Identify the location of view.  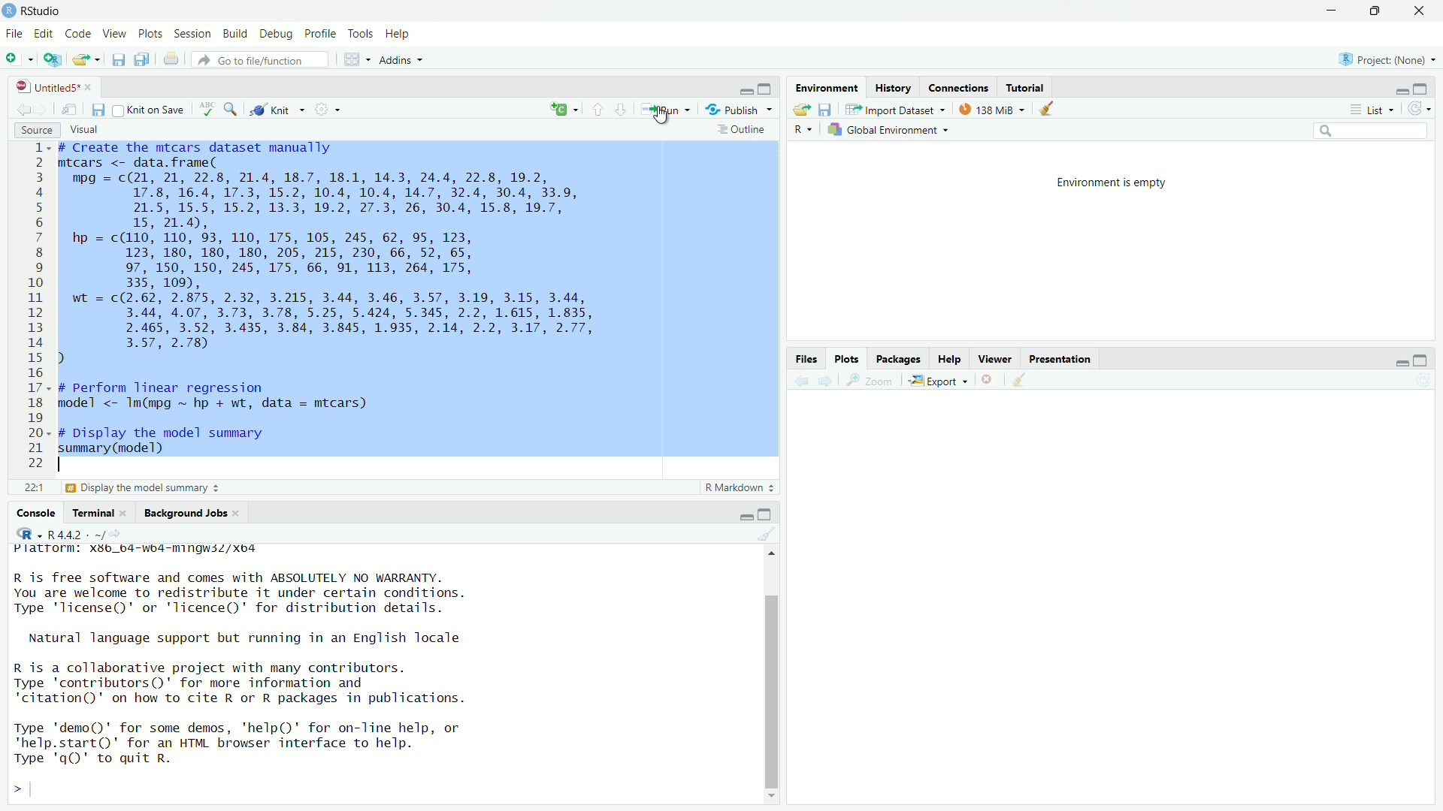
(116, 34).